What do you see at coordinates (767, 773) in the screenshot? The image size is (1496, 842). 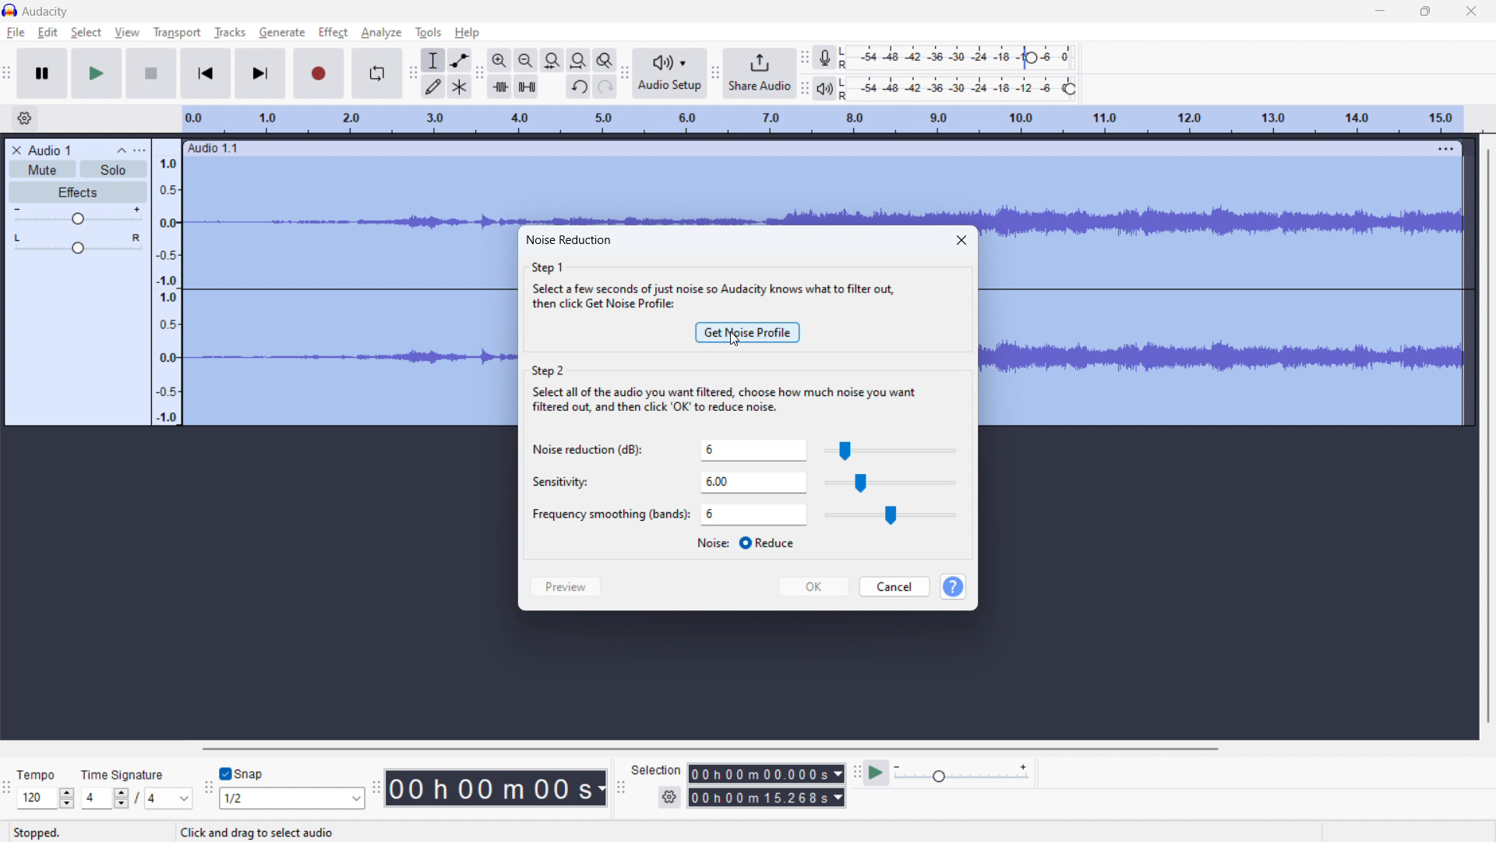 I see `start time` at bounding box center [767, 773].